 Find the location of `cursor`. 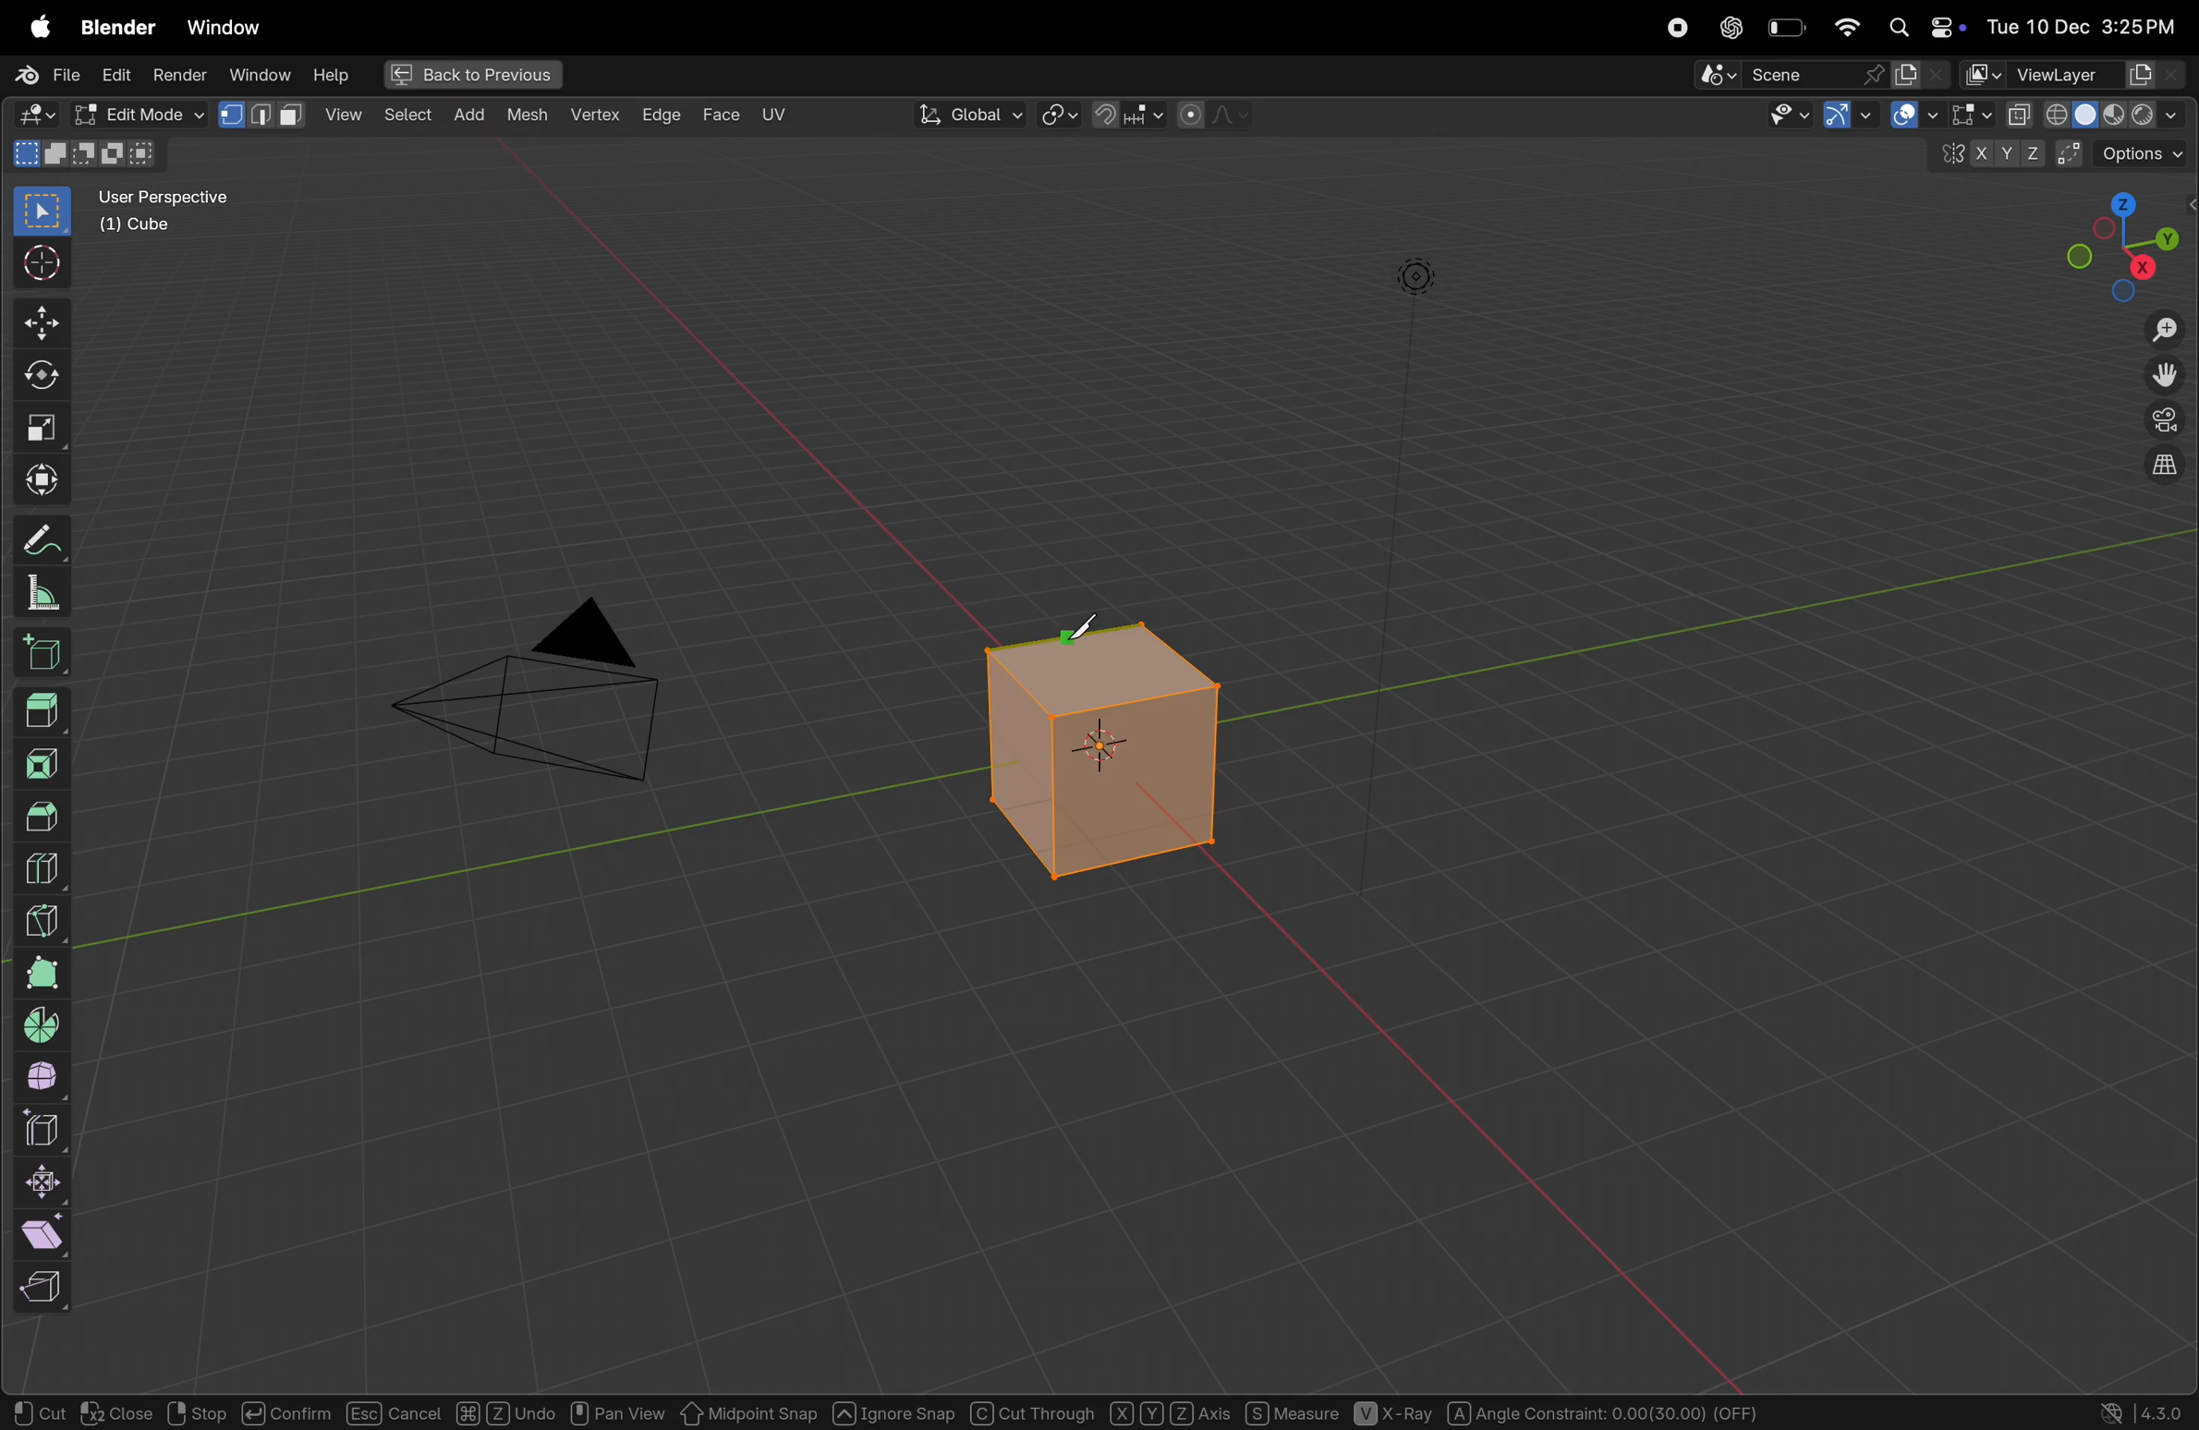

cursor is located at coordinates (38, 265).